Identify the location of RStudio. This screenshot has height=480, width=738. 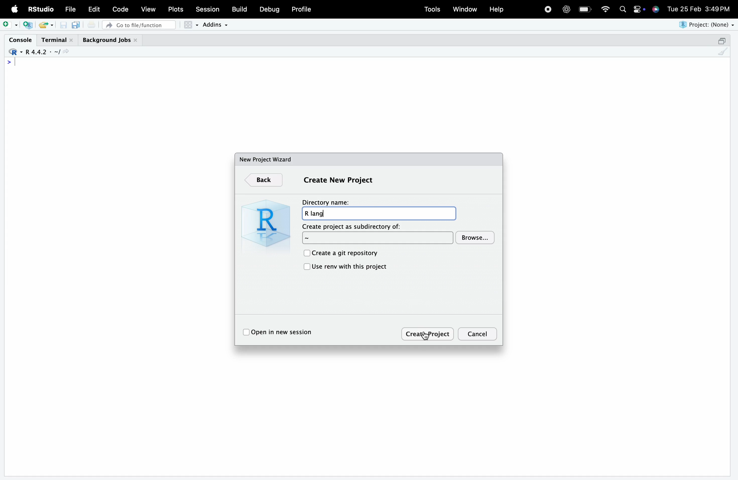
(40, 9).